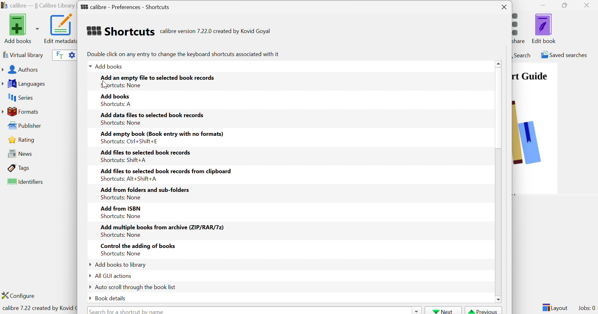  What do you see at coordinates (520, 27) in the screenshot?
I see `Connect/share` at bounding box center [520, 27].